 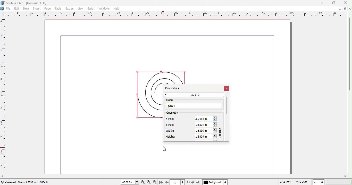 I want to click on Maximize, so click(x=334, y=3).